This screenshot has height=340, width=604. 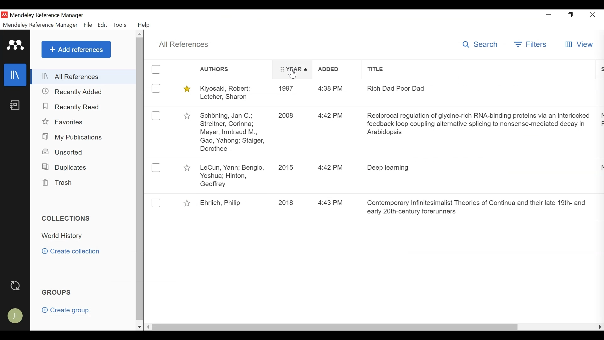 I want to click on Collections, so click(x=66, y=218).